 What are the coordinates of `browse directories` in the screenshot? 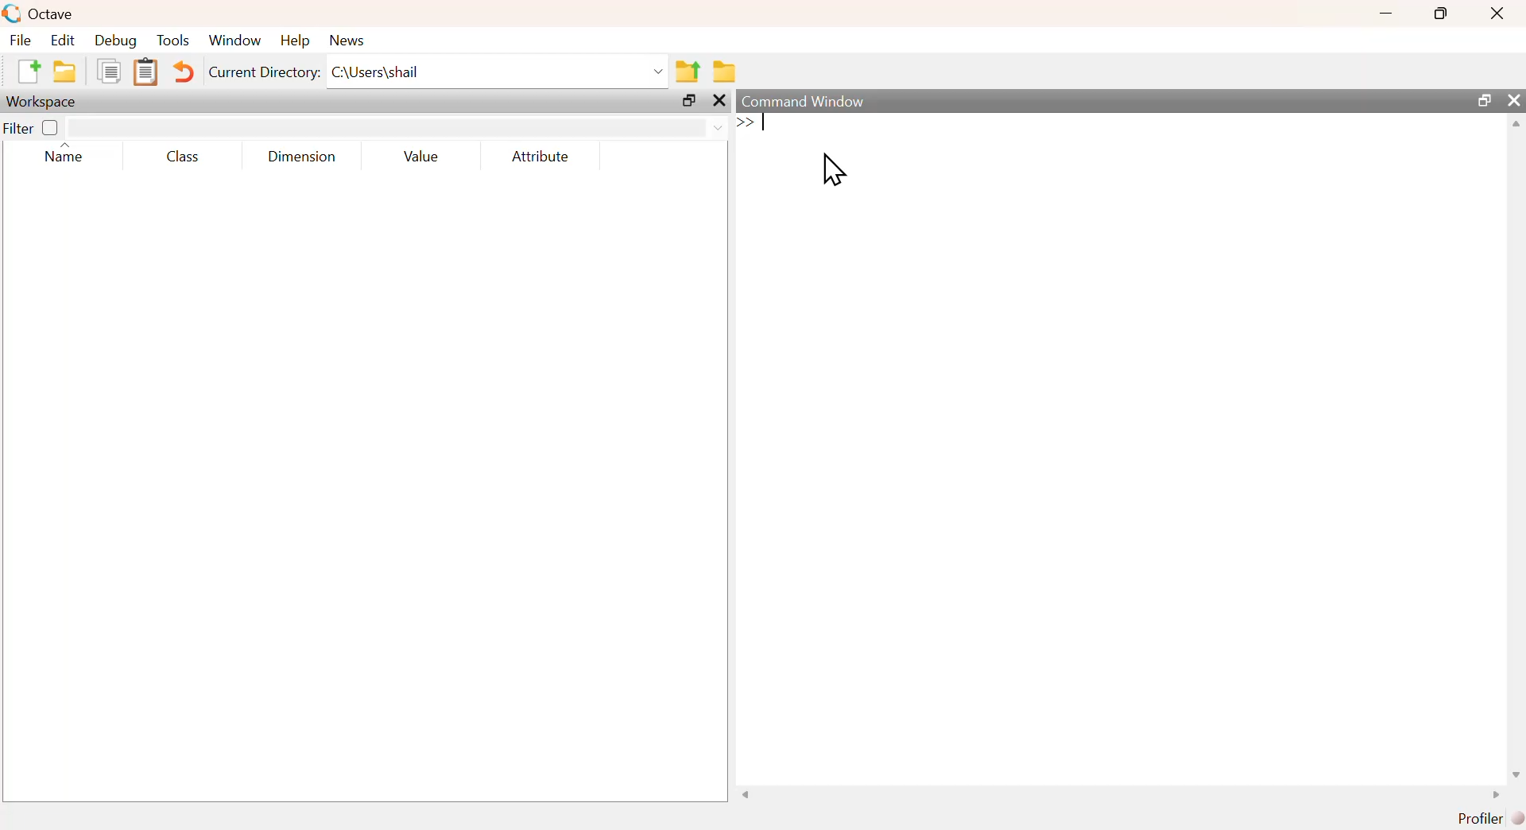 It's located at (723, 72).